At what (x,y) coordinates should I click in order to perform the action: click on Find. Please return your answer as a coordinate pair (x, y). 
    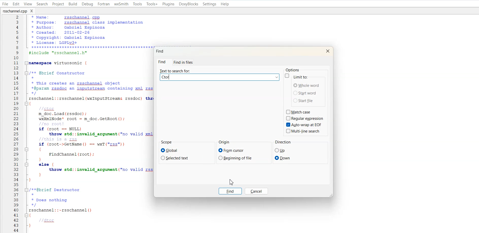
    Looking at the image, I should click on (231, 191).